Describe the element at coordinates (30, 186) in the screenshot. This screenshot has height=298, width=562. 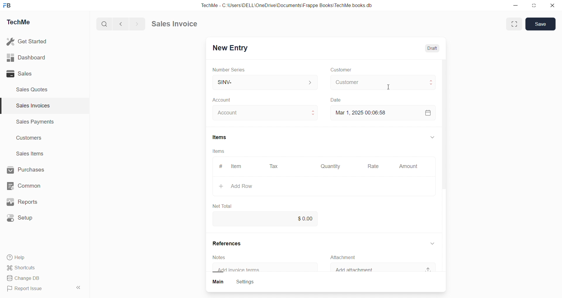
I see `EB Common` at that location.